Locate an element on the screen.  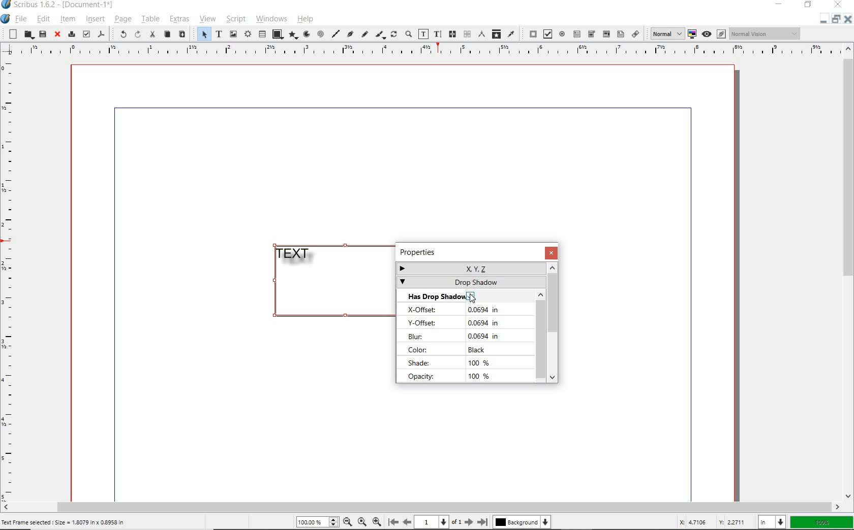
calligraphic line is located at coordinates (381, 35).